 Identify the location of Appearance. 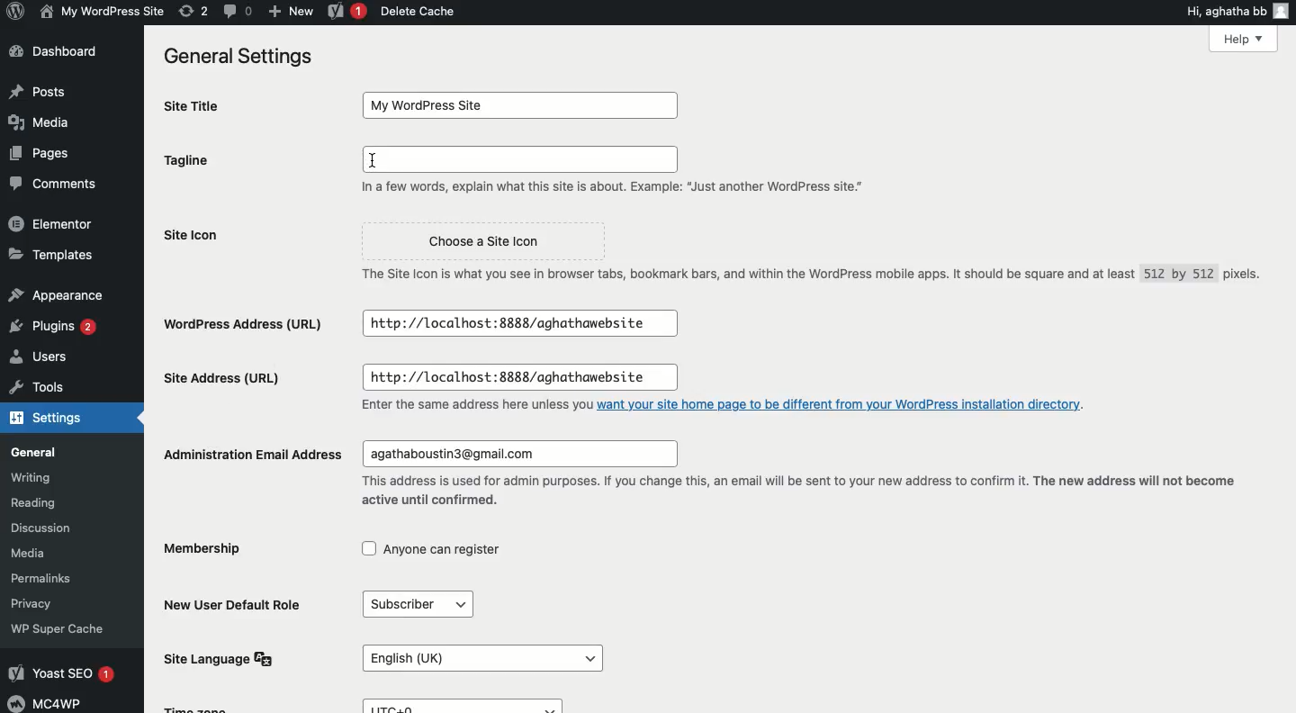
(56, 292).